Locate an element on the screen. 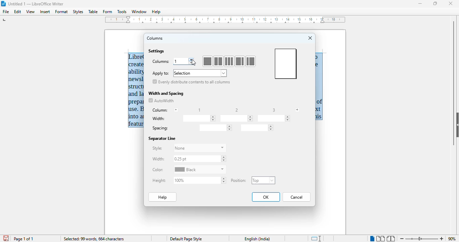  black is located at coordinates (200, 169).